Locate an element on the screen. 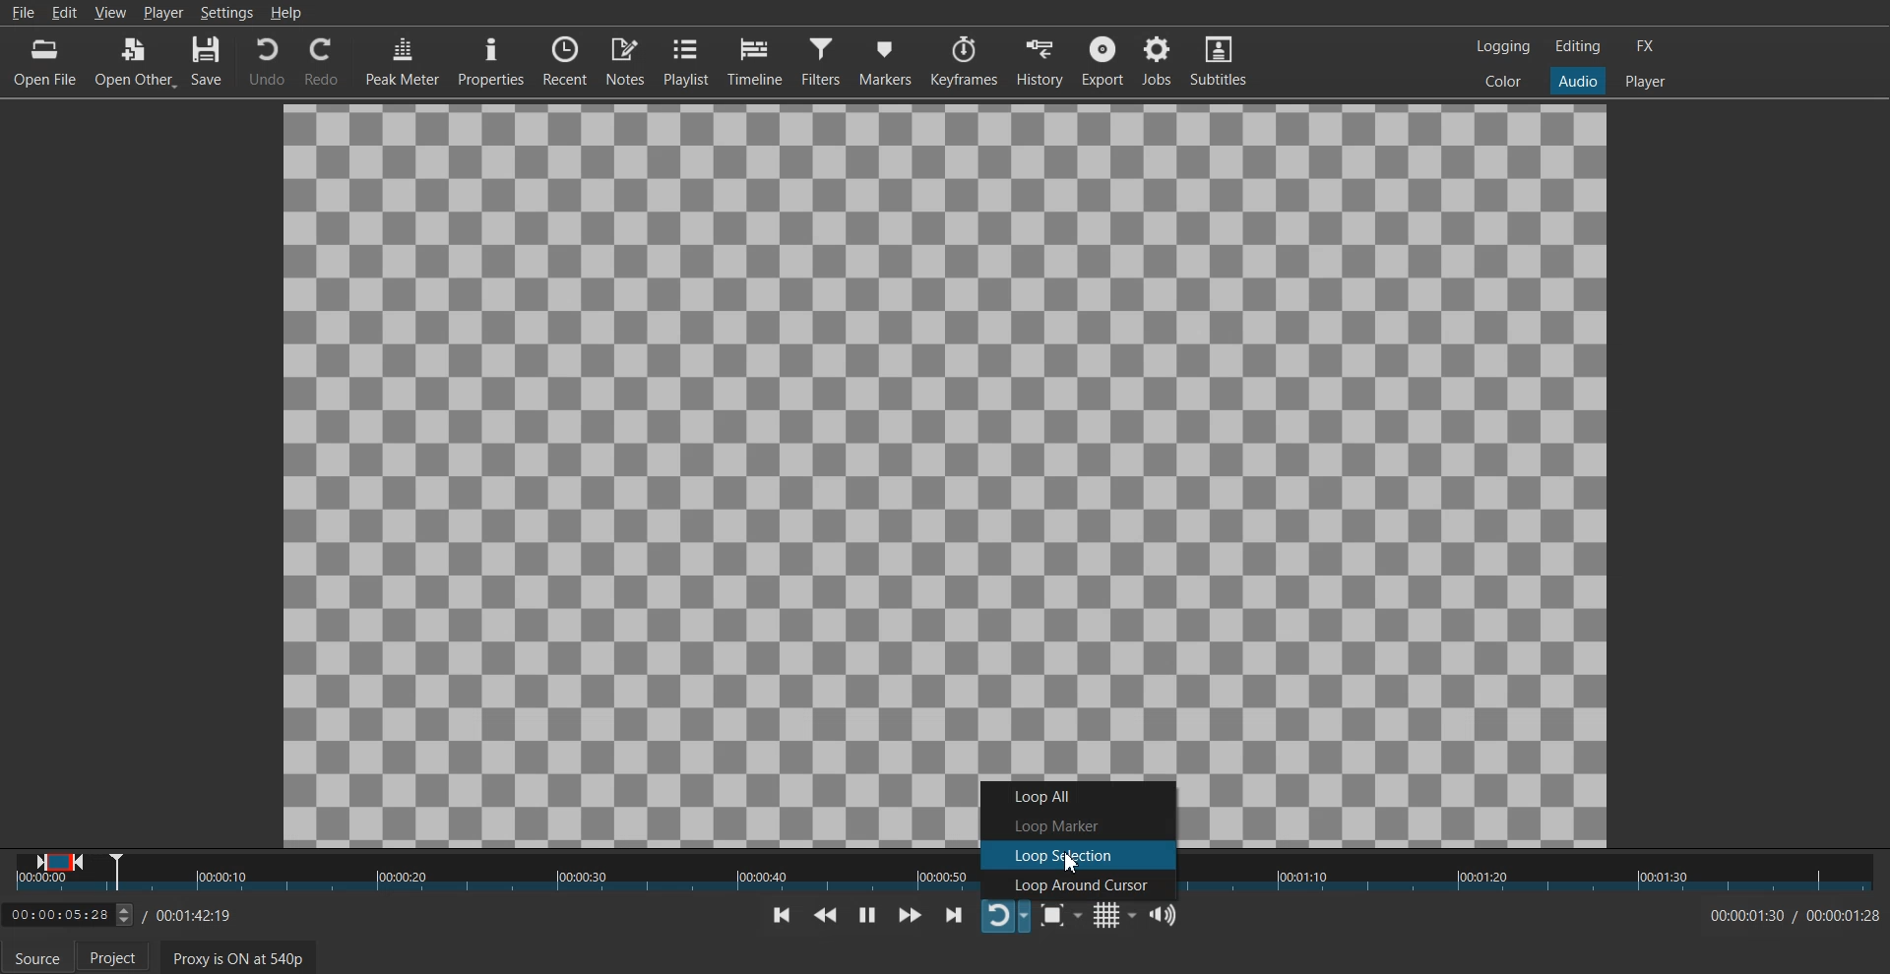 The width and height of the screenshot is (1890, 974). Help is located at coordinates (285, 12).